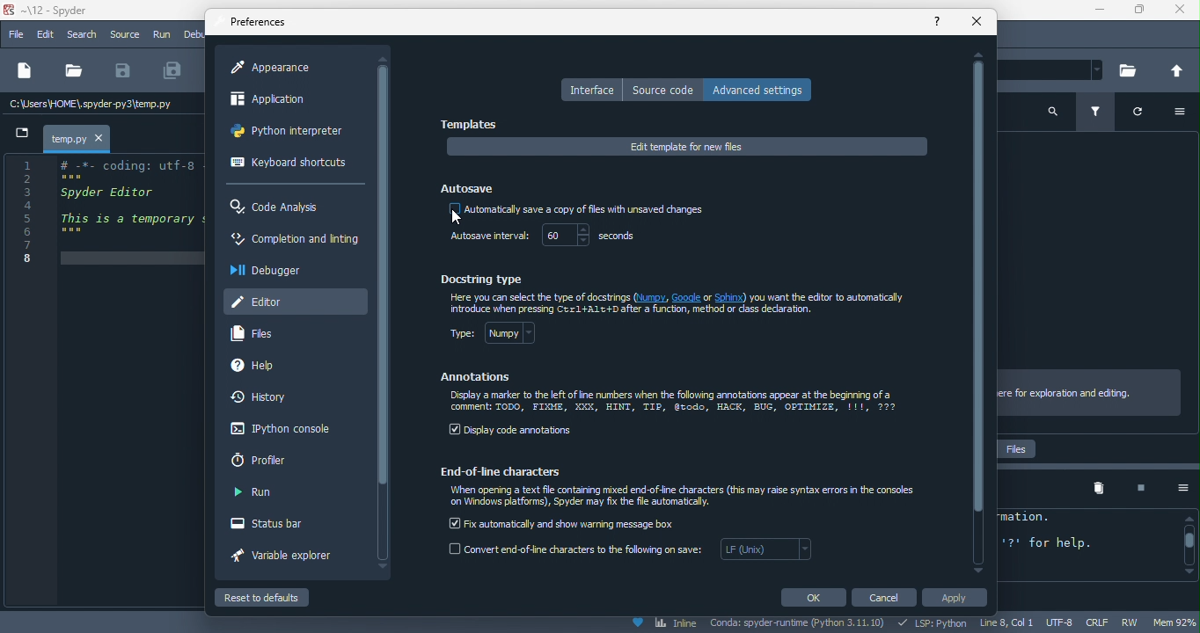 This screenshot has width=1200, height=633. Describe the element at coordinates (564, 522) in the screenshot. I see `fix automatically and show warming message box` at that location.